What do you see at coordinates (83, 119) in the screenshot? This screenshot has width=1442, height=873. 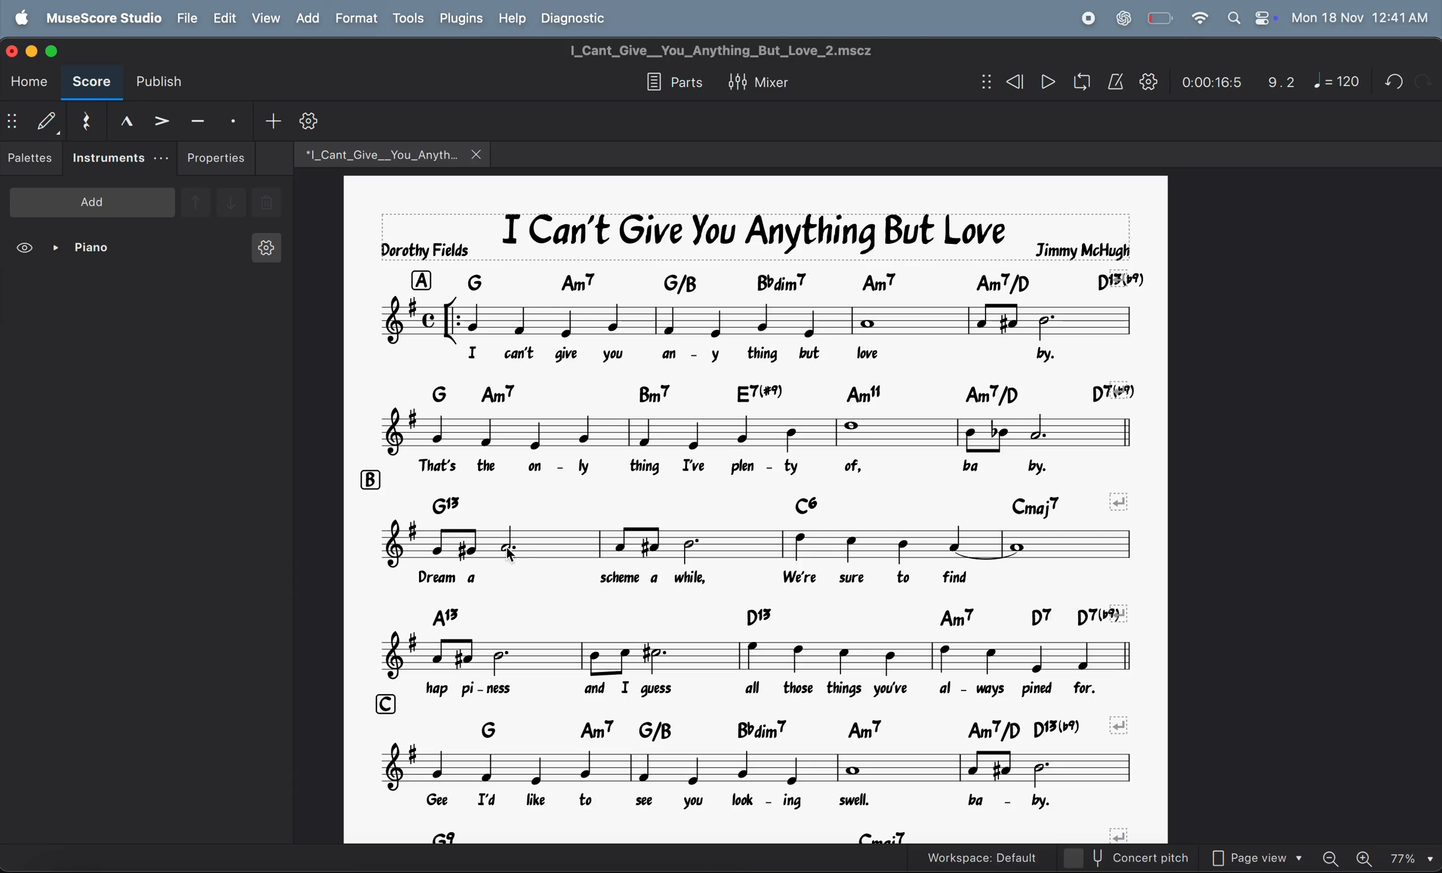 I see `rest` at bounding box center [83, 119].